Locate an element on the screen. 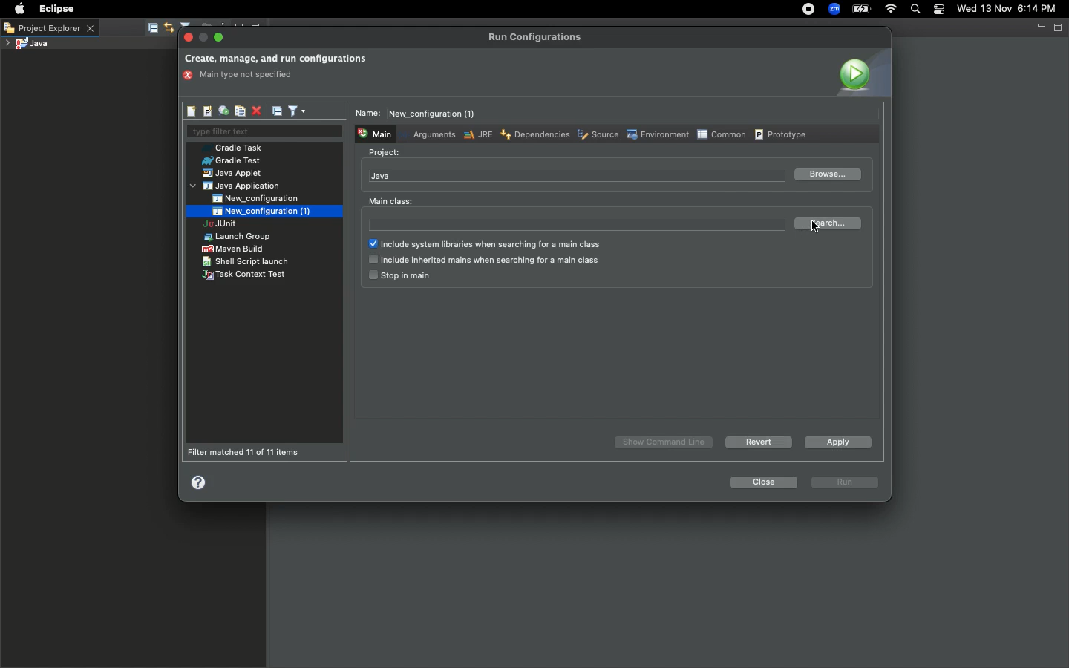 This screenshot has height=668, width=1069. Close is located at coordinates (762, 482).